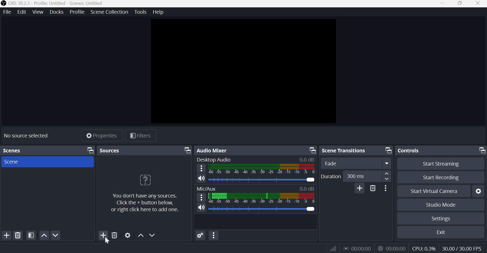 This screenshot has width=487, height=253. What do you see at coordinates (367, 176) in the screenshot?
I see `Duration Input` at bounding box center [367, 176].